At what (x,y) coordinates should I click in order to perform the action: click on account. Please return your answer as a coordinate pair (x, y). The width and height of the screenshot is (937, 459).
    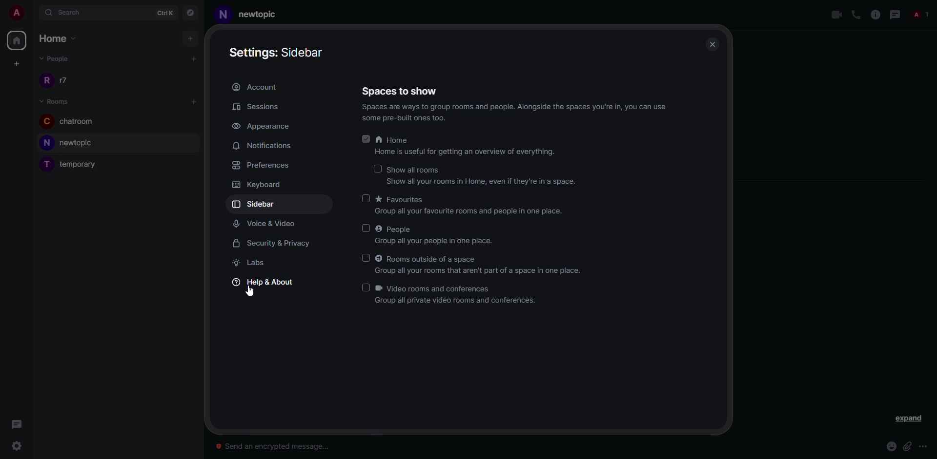
    Looking at the image, I should click on (15, 13).